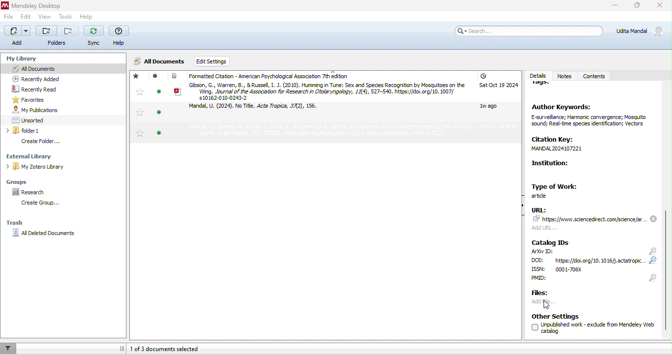 The image size is (672, 355). What do you see at coordinates (42, 204) in the screenshot?
I see `create group` at bounding box center [42, 204].